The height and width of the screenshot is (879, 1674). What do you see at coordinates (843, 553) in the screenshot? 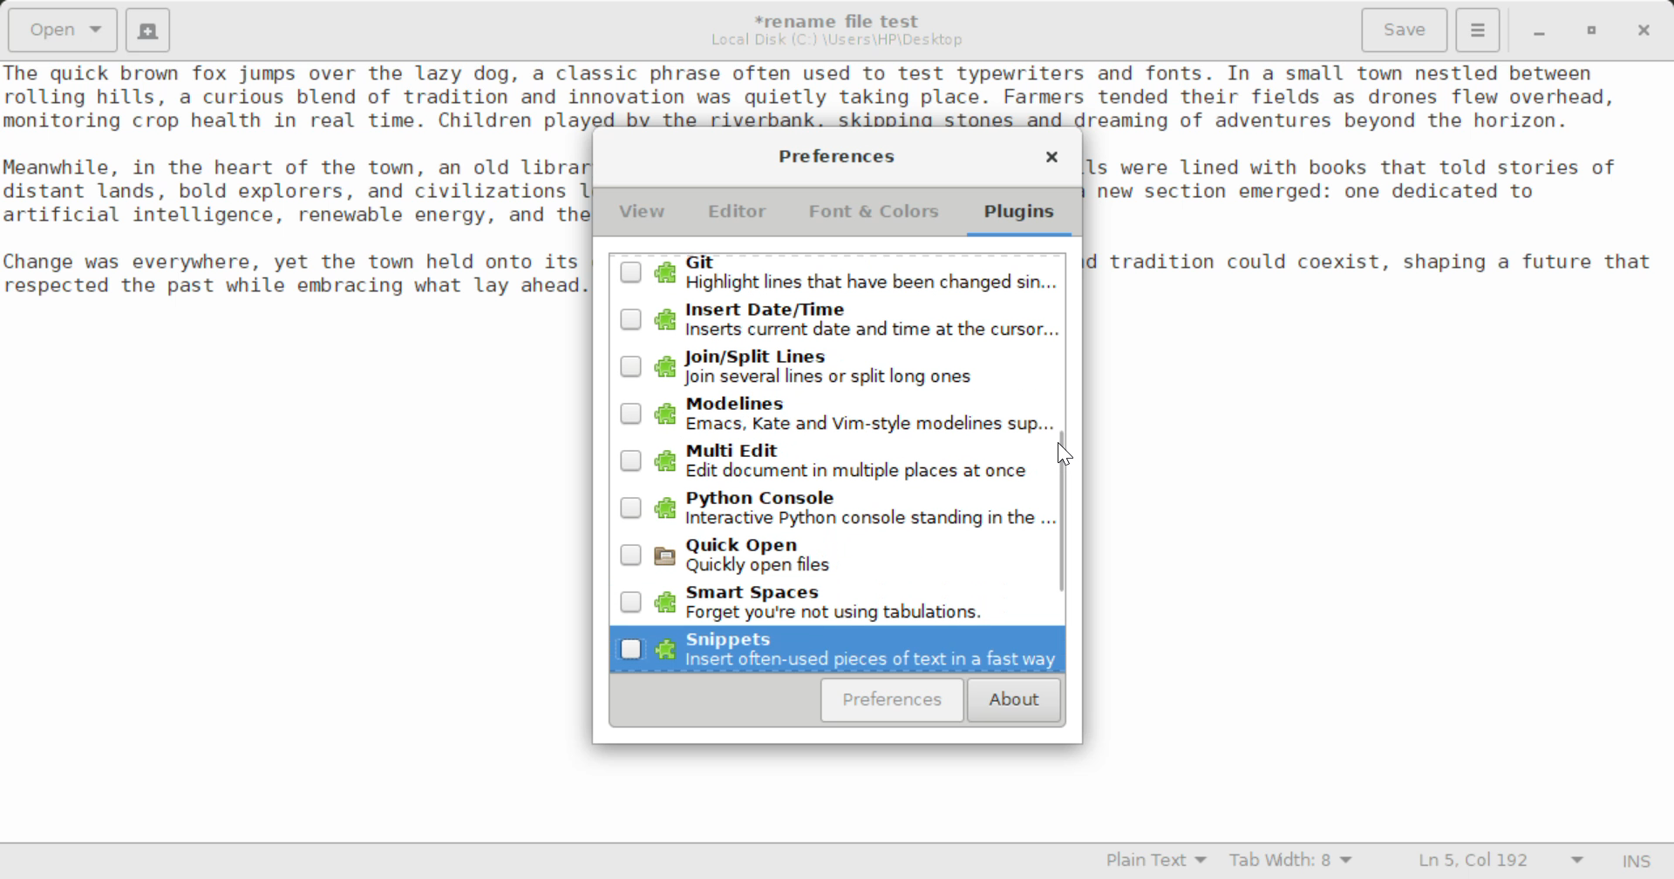
I see `Quickly Open Plugin Button Unselected` at bounding box center [843, 553].